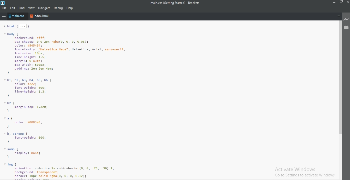  Describe the element at coordinates (39, 53) in the screenshot. I see `cursor` at that location.